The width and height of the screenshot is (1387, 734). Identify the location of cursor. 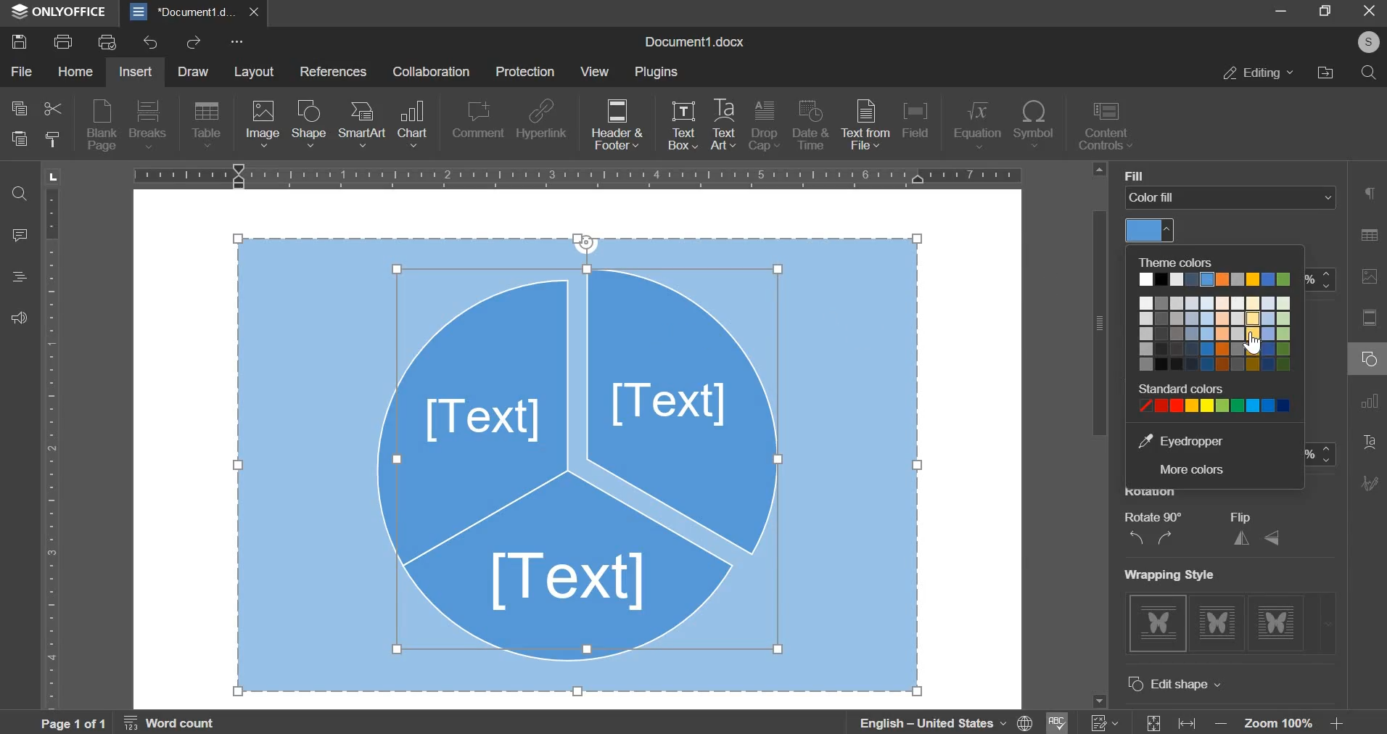
(1254, 347).